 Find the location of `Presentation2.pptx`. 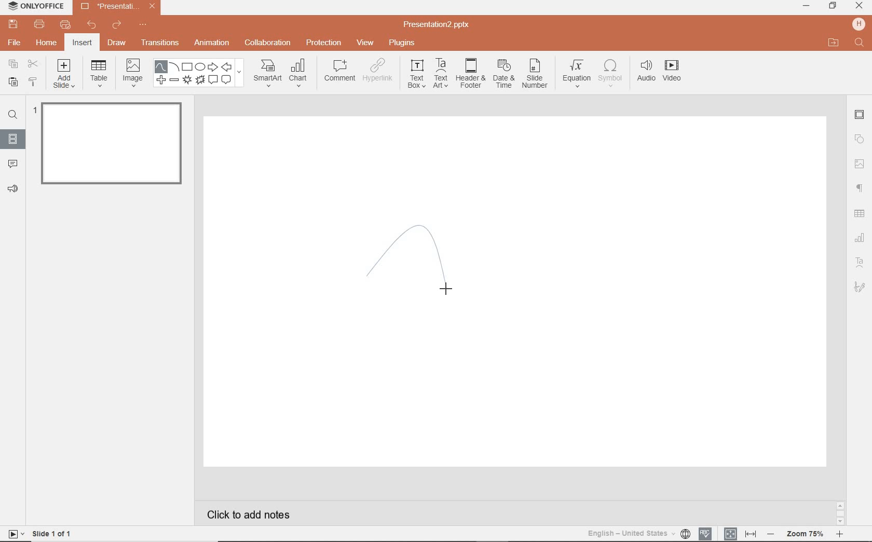

Presentation2.pptx is located at coordinates (118, 8).